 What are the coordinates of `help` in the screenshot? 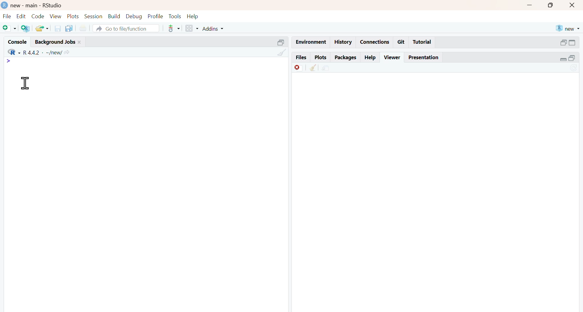 It's located at (193, 16).